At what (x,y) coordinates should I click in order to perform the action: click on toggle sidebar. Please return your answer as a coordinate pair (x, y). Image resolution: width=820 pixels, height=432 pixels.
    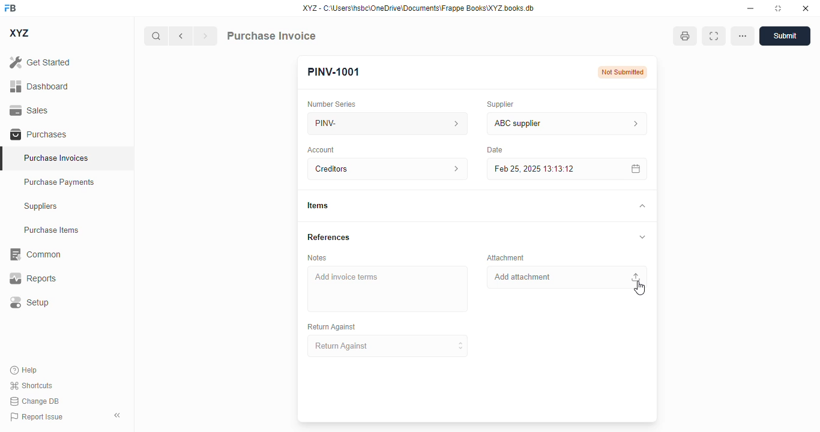
    Looking at the image, I should click on (119, 415).